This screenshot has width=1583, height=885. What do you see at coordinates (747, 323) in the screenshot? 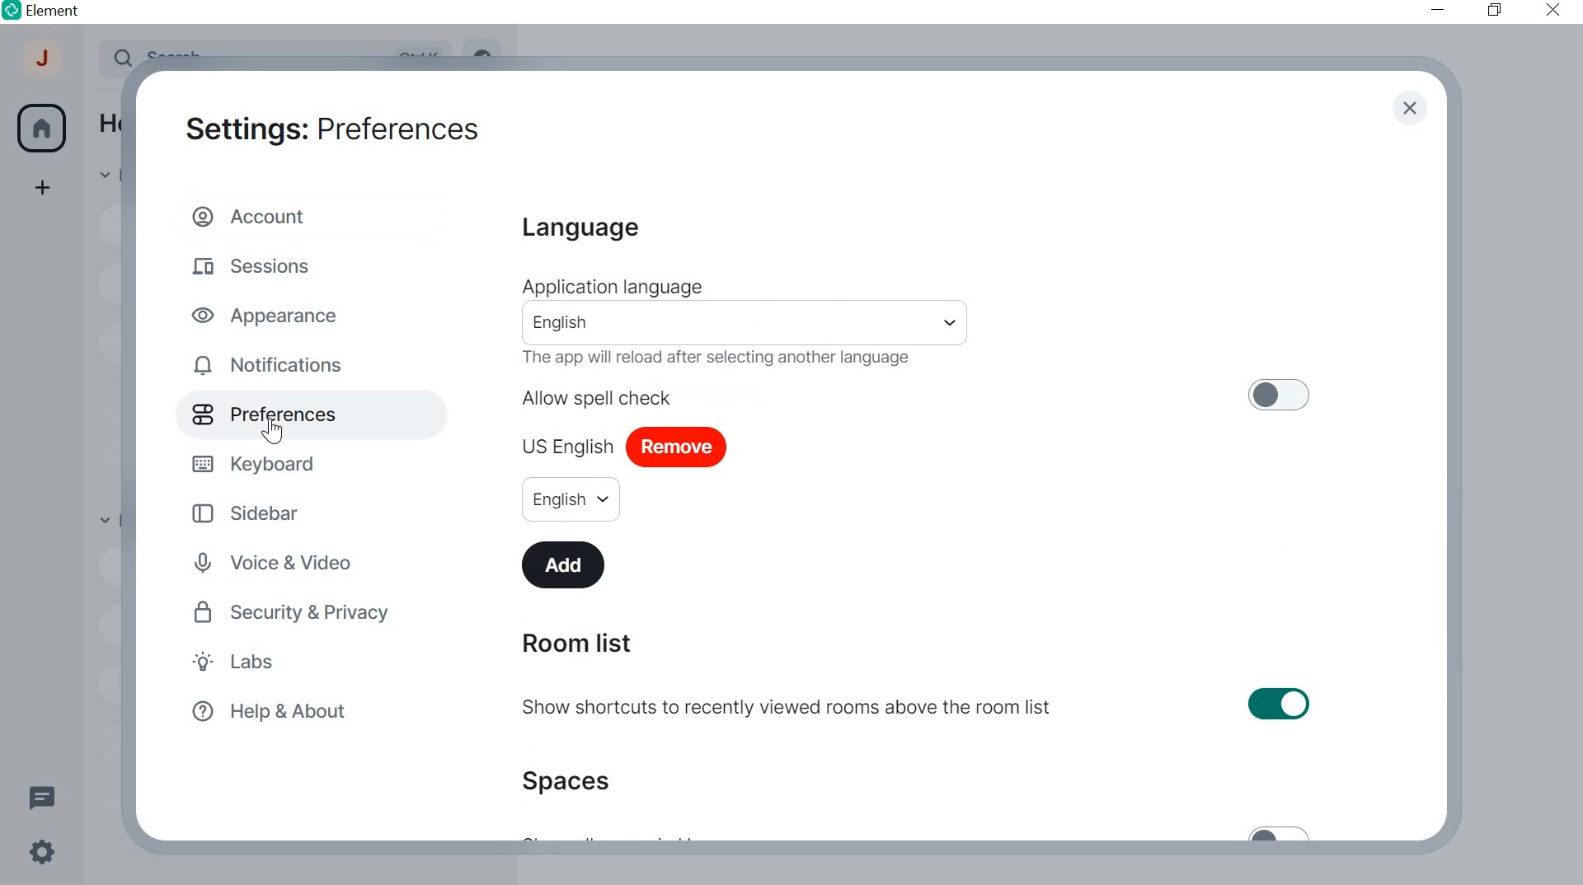
I see `Search bar` at bounding box center [747, 323].